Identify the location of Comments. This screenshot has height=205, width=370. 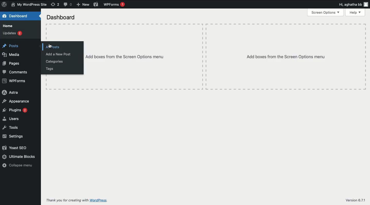
(68, 5).